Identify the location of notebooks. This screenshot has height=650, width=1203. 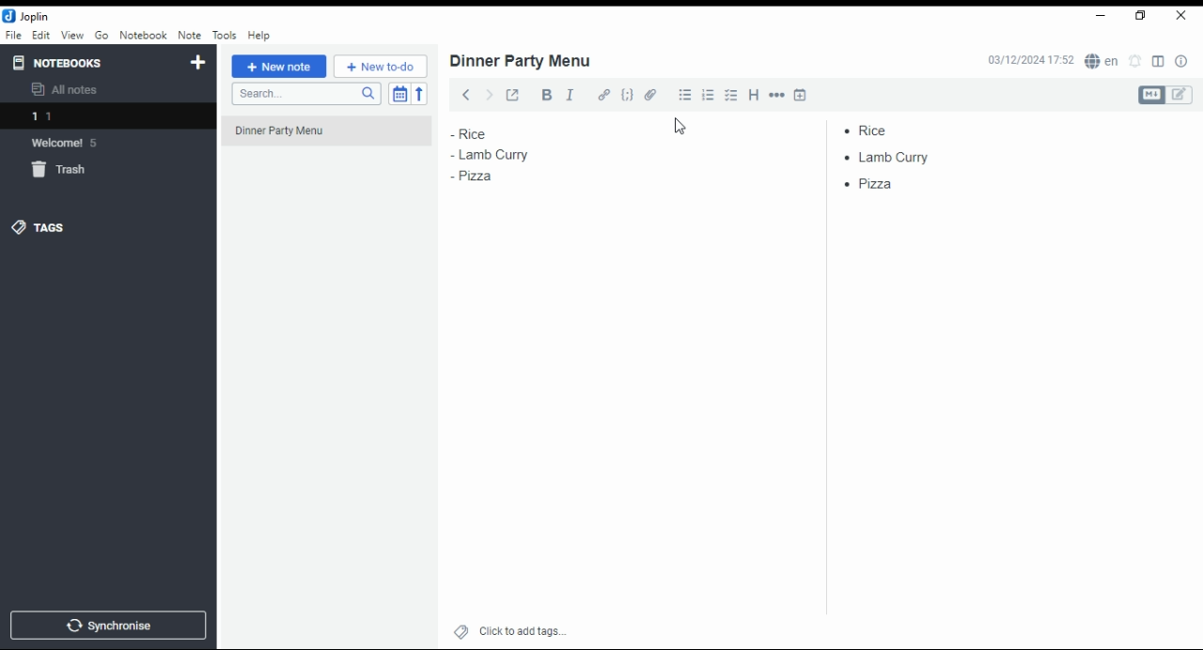
(62, 62).